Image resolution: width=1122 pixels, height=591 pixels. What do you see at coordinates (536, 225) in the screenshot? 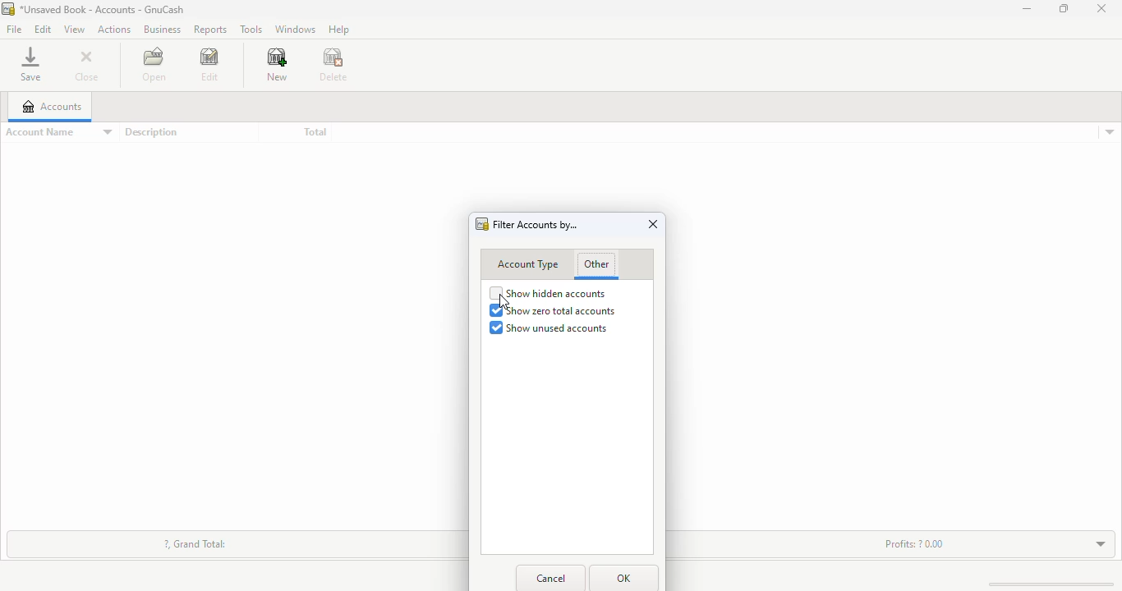
I see `filter accounts by` at bounding box center [536, 225].